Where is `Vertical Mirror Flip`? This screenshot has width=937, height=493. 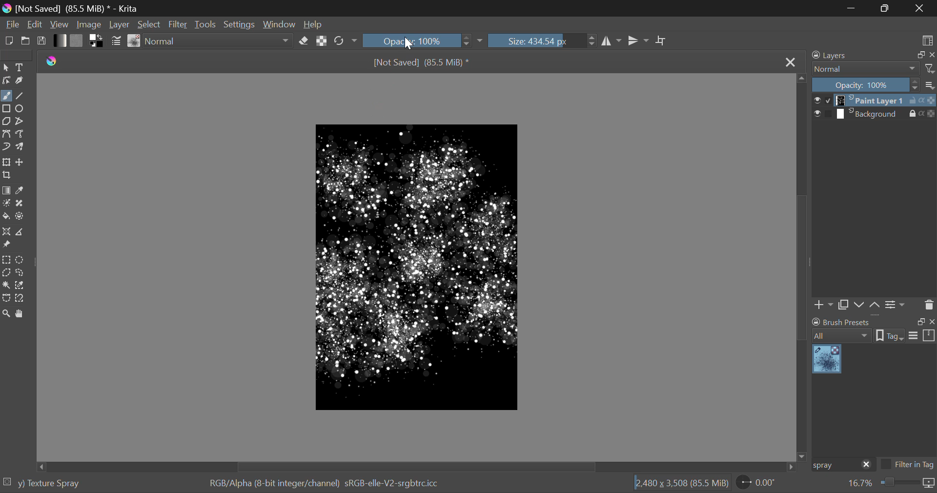 Vertical Mirror Flip is located at coordinates (610, 41).